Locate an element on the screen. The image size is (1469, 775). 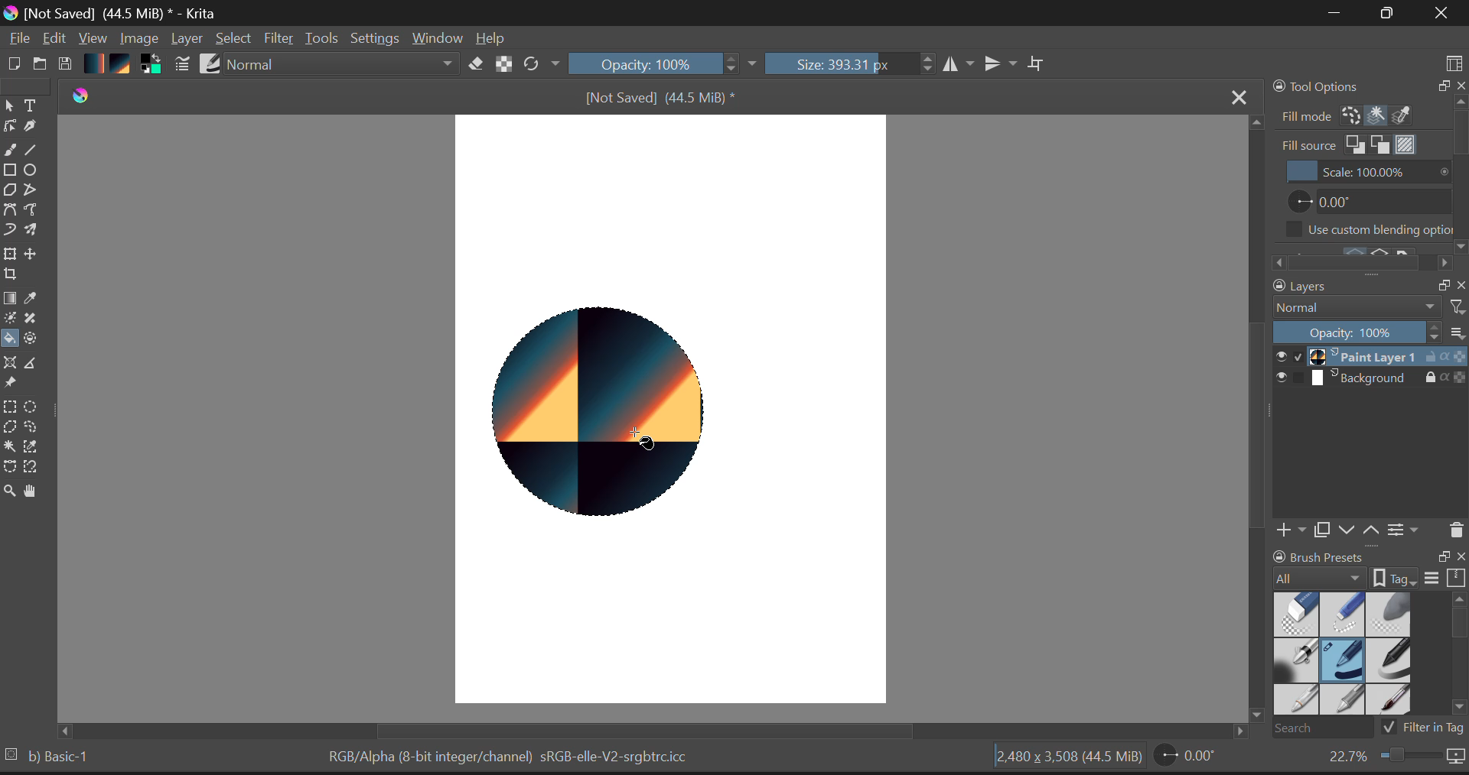
Reference Images is located at coordinates (12, 384).